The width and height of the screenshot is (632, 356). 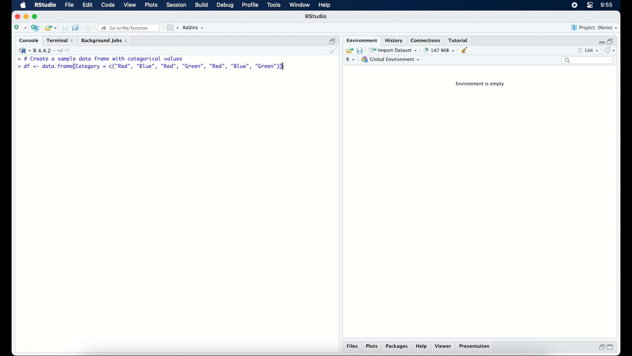 I want to click on workspace panes, so click(x=172, y=28).